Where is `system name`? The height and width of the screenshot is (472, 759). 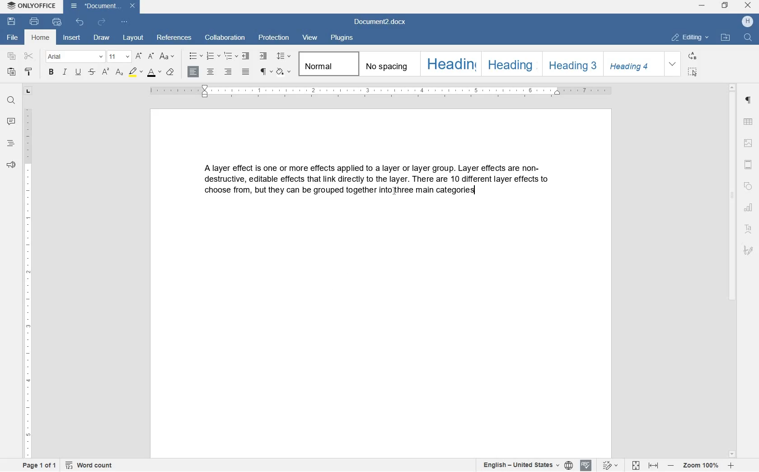 system name is located at coordinates (30, 6).